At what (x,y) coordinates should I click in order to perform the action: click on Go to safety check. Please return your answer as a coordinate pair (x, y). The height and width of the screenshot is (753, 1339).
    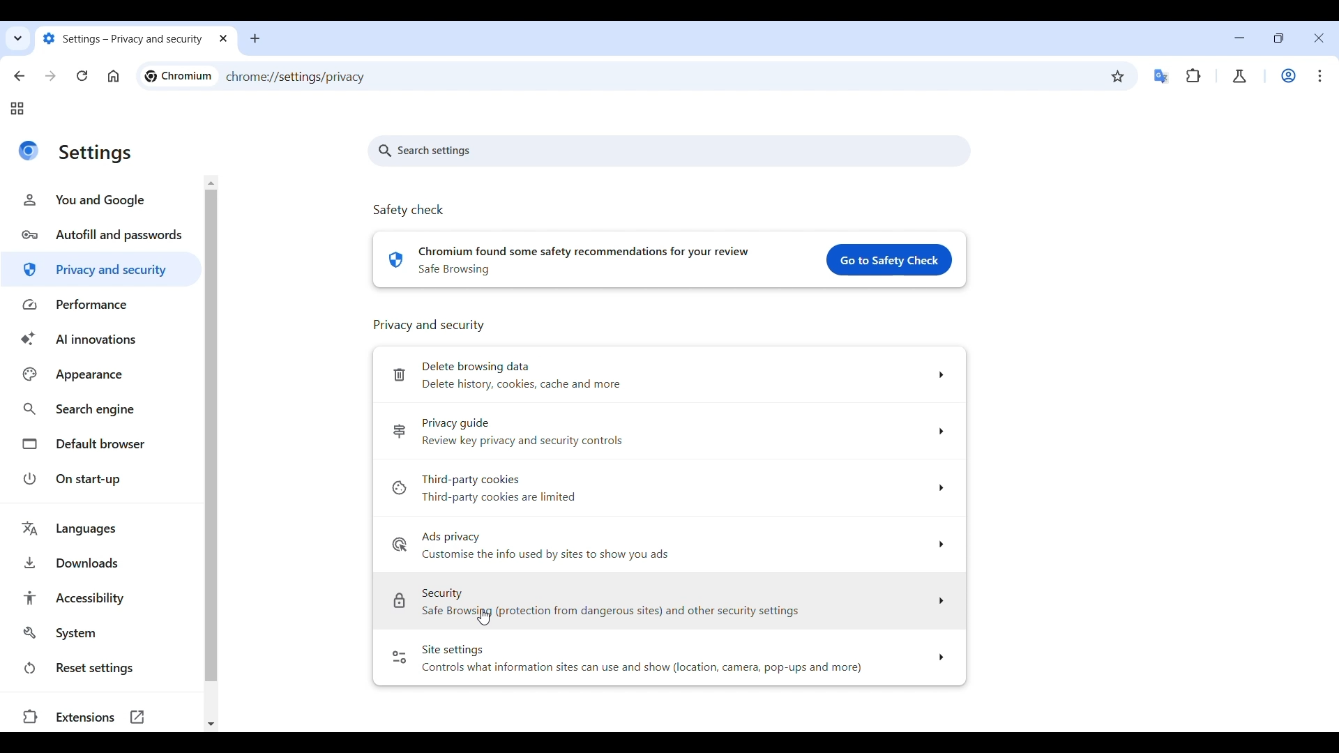
    Looking at the image, I should click on (890, 260).